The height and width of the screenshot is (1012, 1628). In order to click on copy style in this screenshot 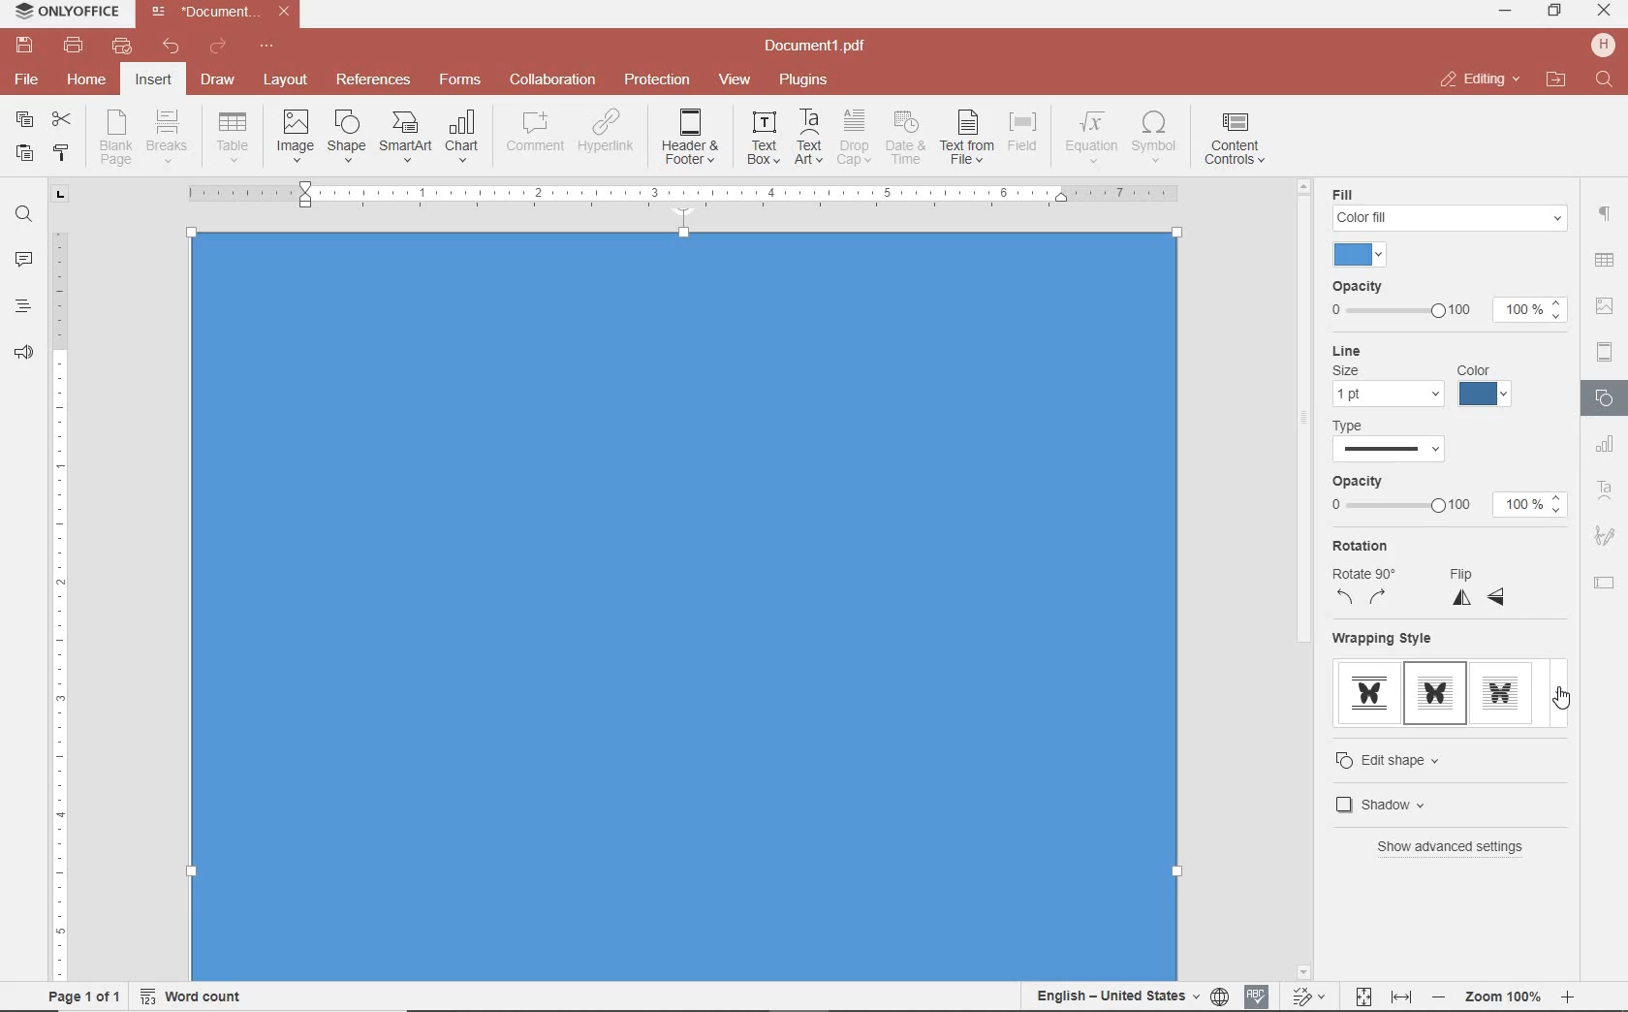, I will do `click(59, 151)`.